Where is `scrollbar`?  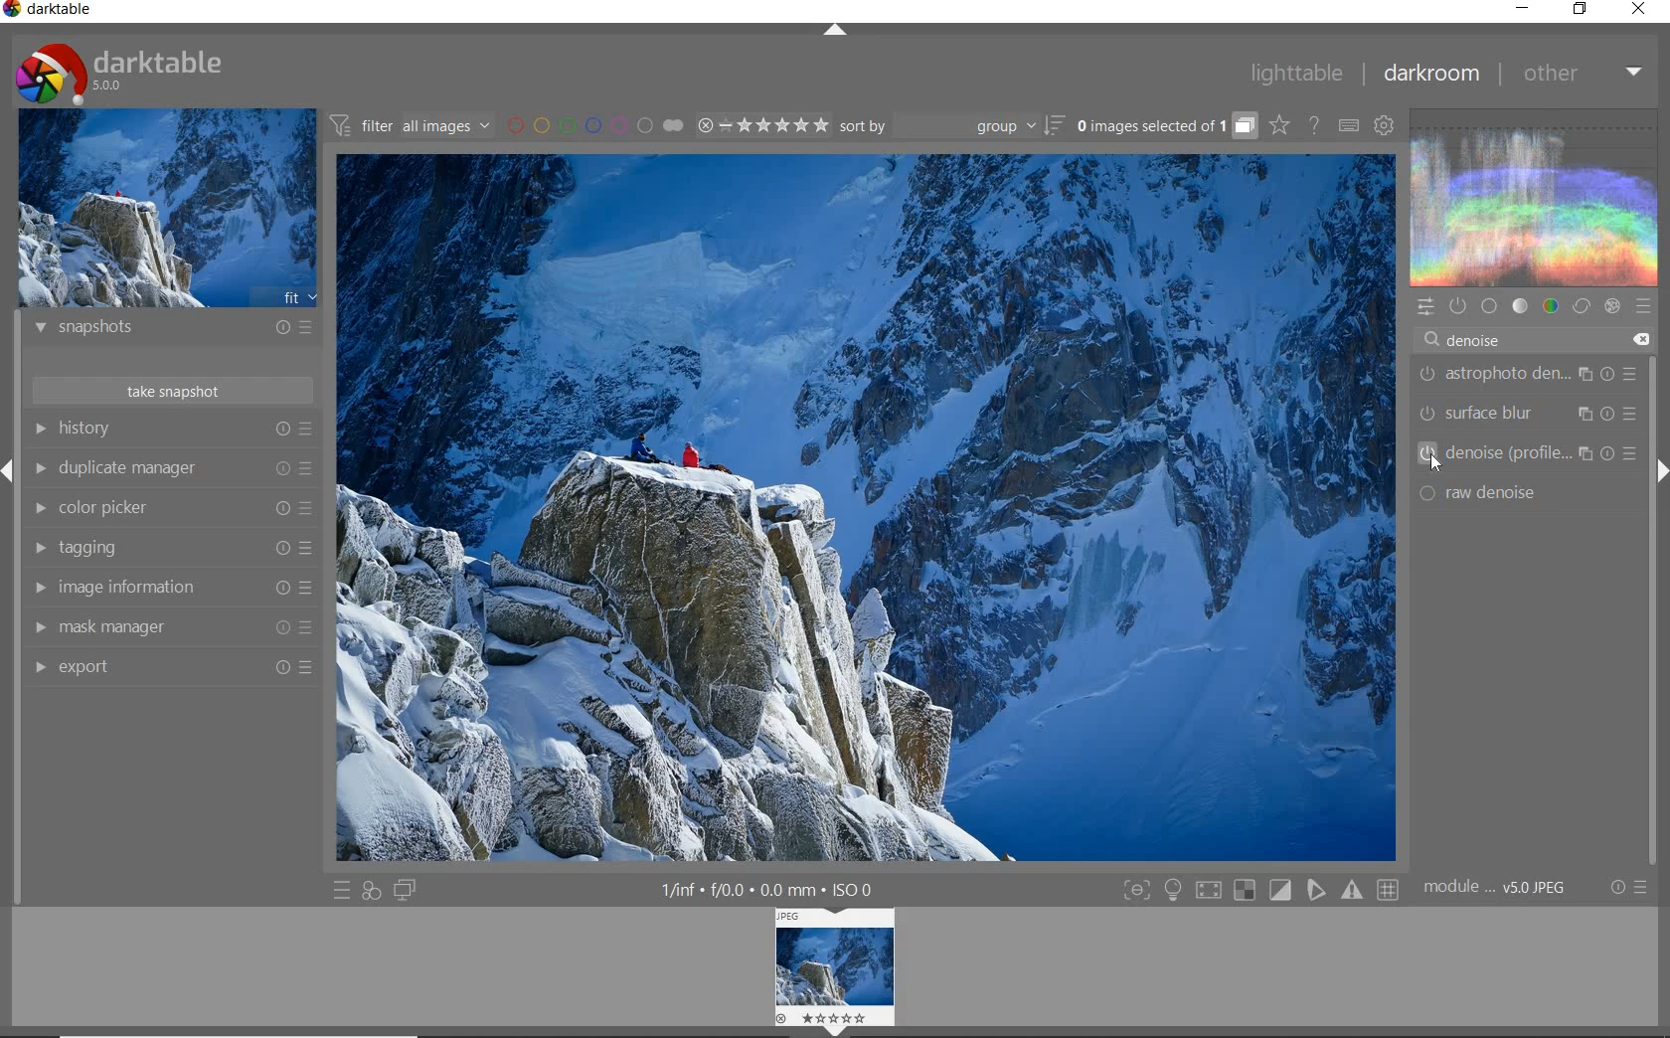 scrollbar is located at coordinates (1653, 536).